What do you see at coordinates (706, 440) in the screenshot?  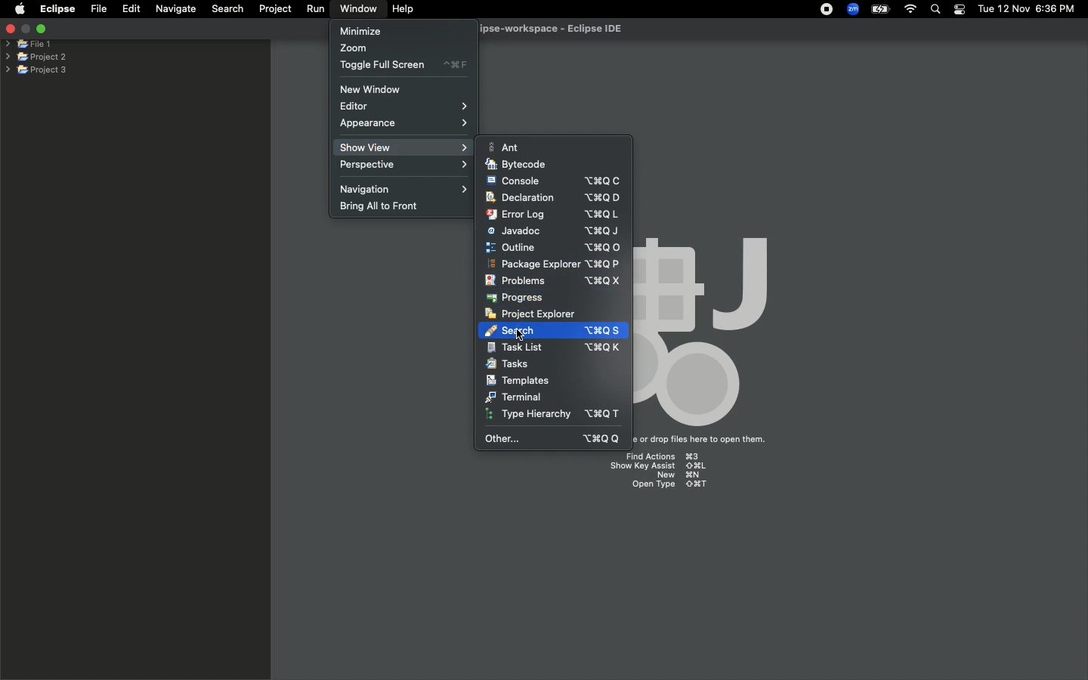 I see `Drag files here to open them` at bounding box center [706, 440].